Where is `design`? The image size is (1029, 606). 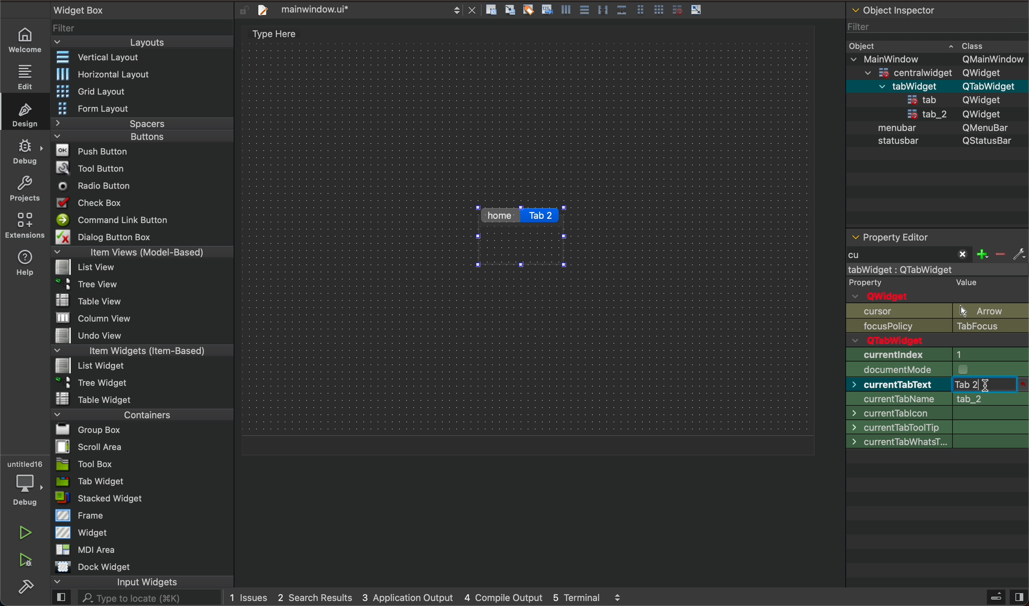
design is located at coordinates (25, 112).